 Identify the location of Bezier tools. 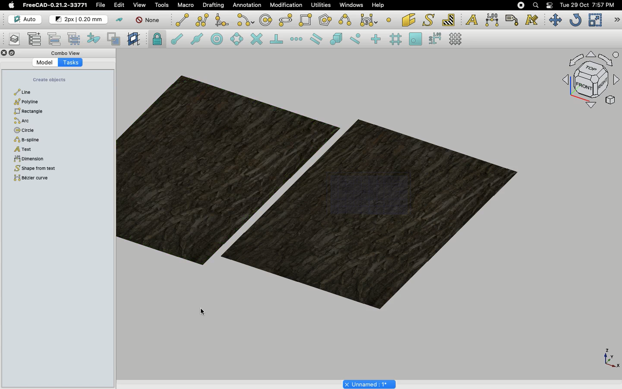
(370, 20).